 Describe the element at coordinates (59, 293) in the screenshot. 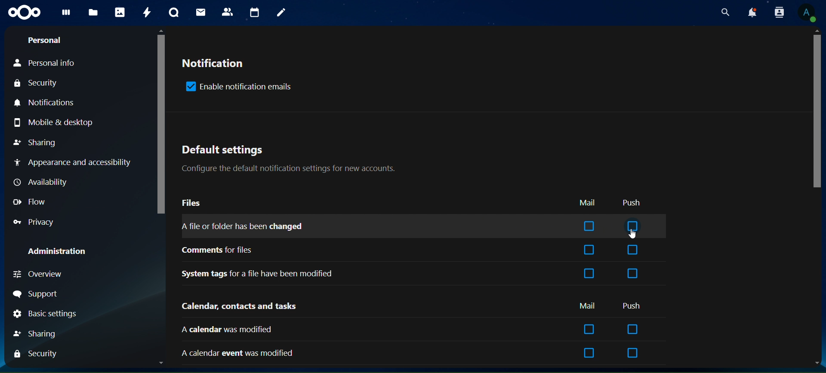

I see `support` at that location.